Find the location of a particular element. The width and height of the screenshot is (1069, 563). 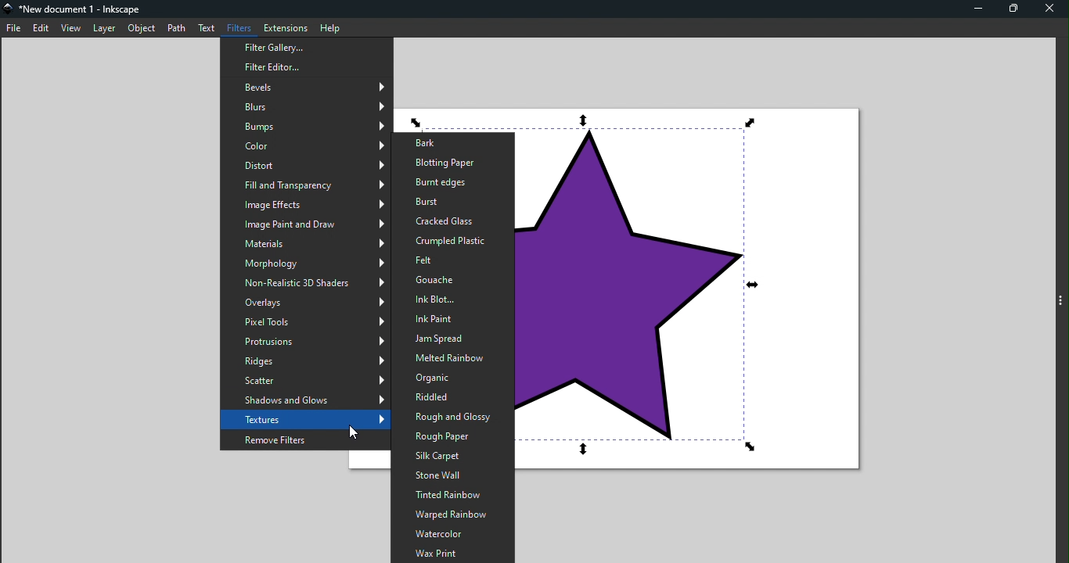

Gouache is located at coordinates (452, 279).